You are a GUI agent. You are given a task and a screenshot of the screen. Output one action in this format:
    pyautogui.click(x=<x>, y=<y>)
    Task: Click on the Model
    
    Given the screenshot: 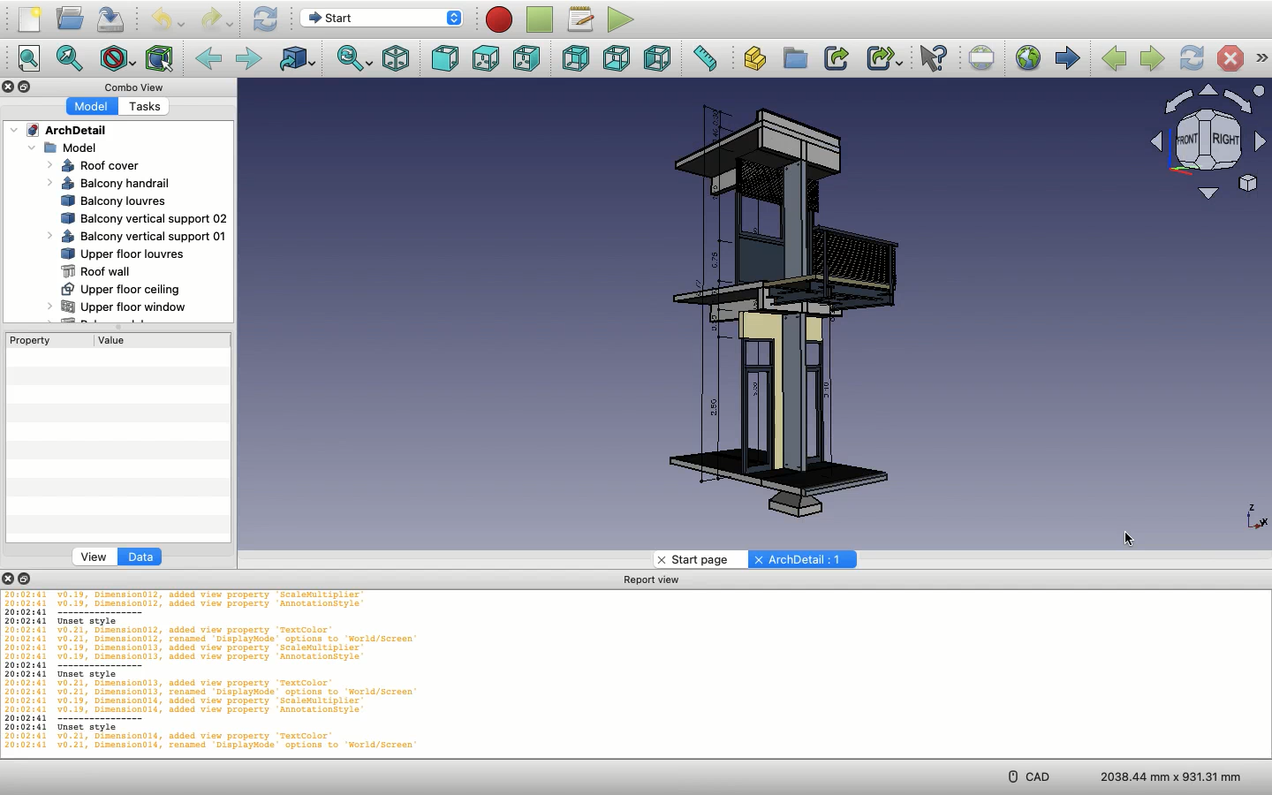 What is the action you would take?
    pyautogui.click(x=65, y=148)
    